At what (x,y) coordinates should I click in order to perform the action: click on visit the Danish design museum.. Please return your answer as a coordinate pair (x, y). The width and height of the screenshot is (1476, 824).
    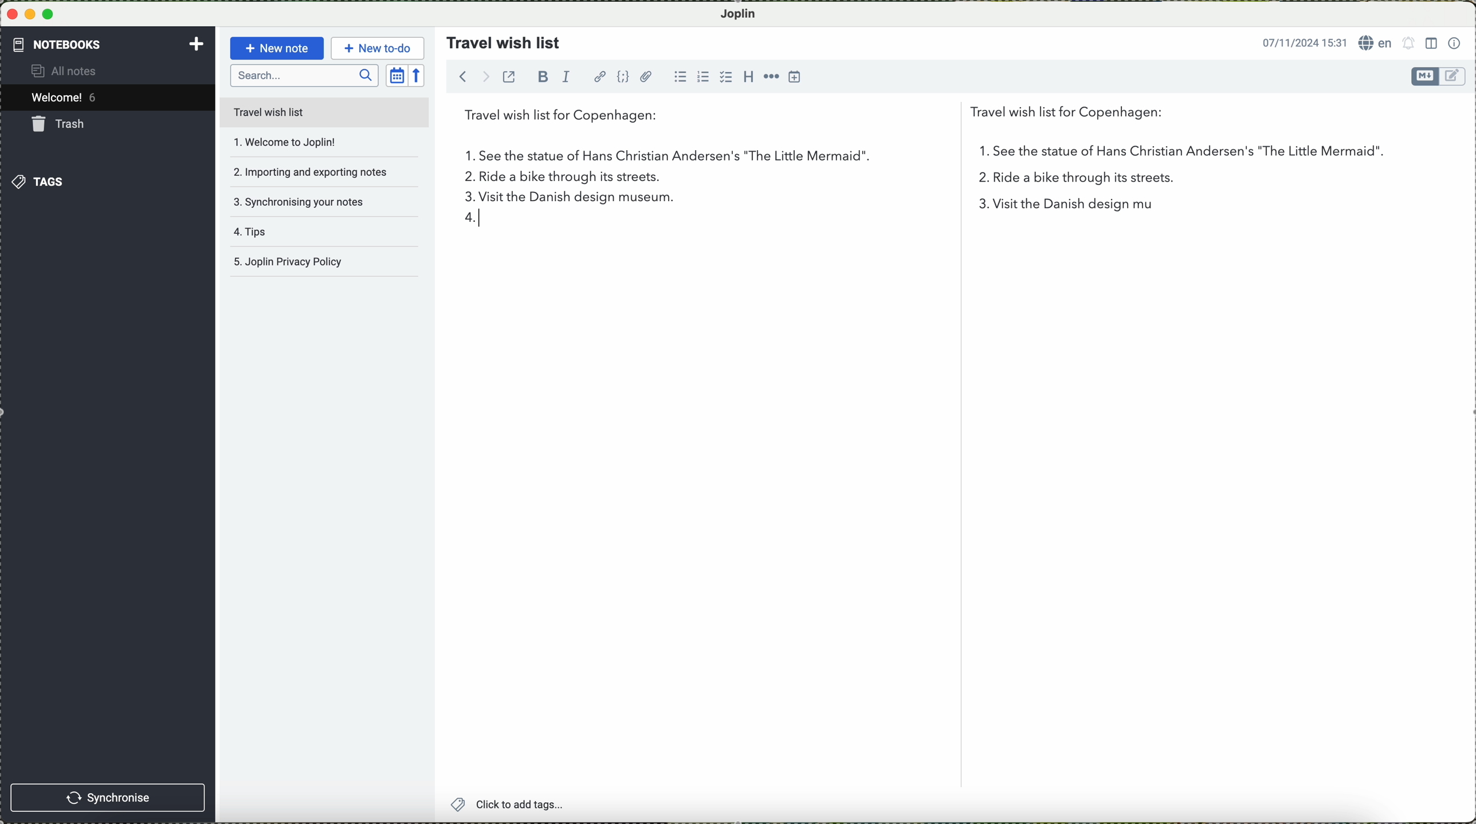
    Looking at the image, I should click on (820, 199).